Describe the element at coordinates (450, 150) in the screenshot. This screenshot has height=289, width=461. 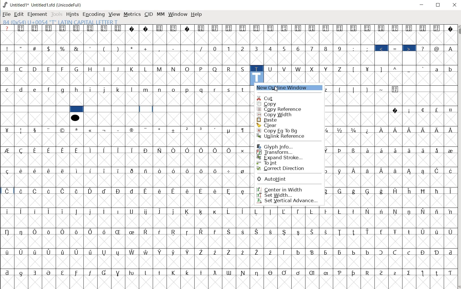
I see `Symbol` at that location.